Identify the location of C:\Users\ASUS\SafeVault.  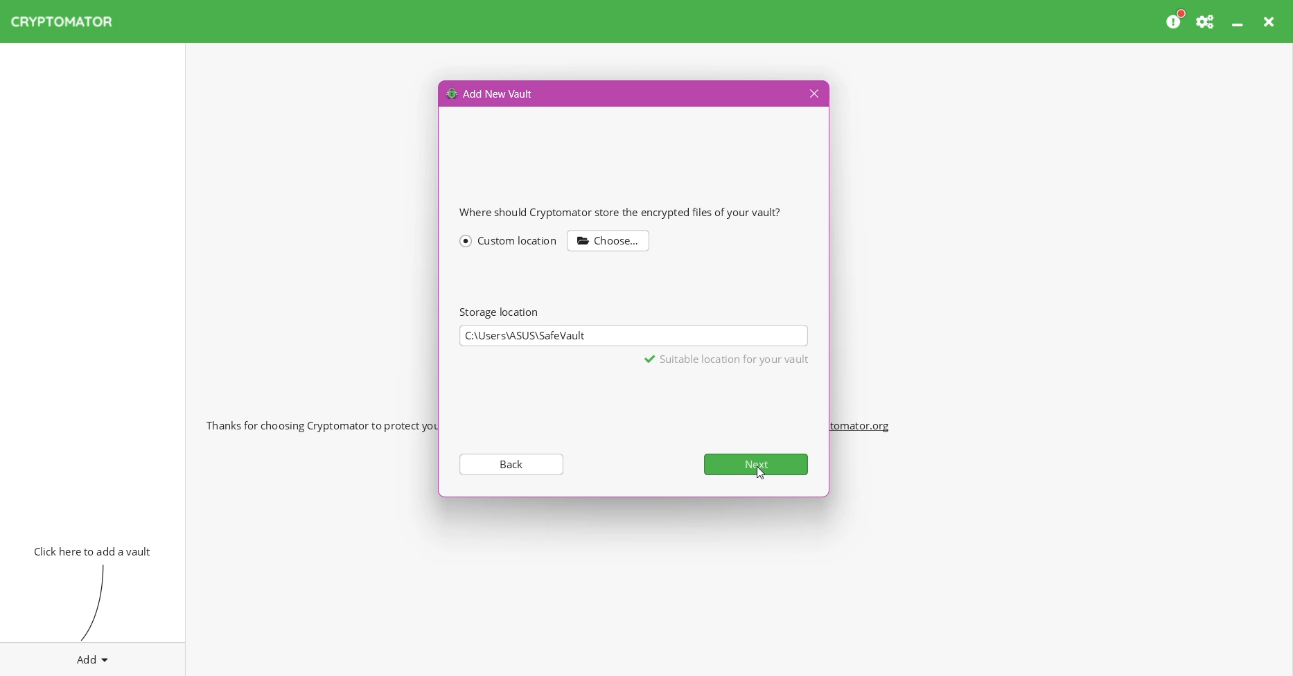
(639, 335).